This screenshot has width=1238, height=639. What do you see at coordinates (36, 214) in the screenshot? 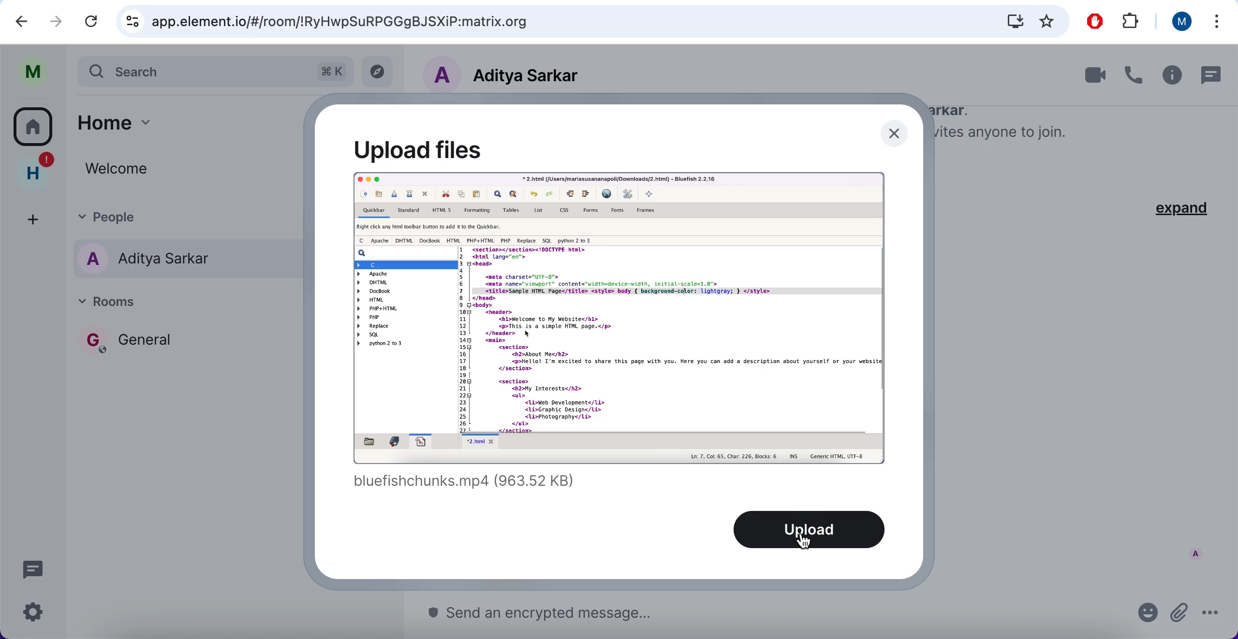
I see `add` at bounding box center [36, 214].